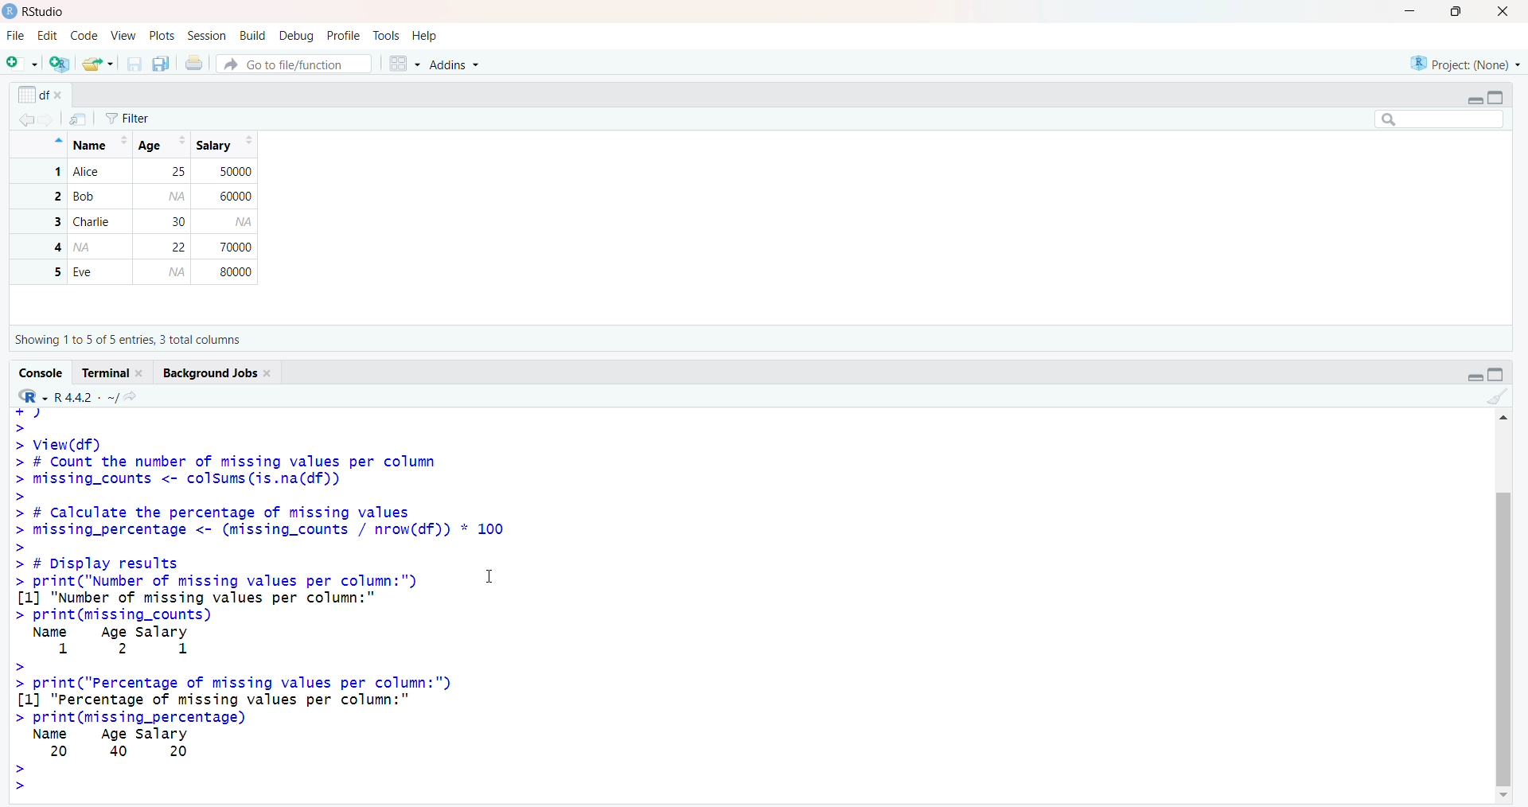 This screenshot has height=807, width=1528. What do you see at coordinates (298, 34) in the screenshot?
I see `Debug` at bounding box center [298, 34].